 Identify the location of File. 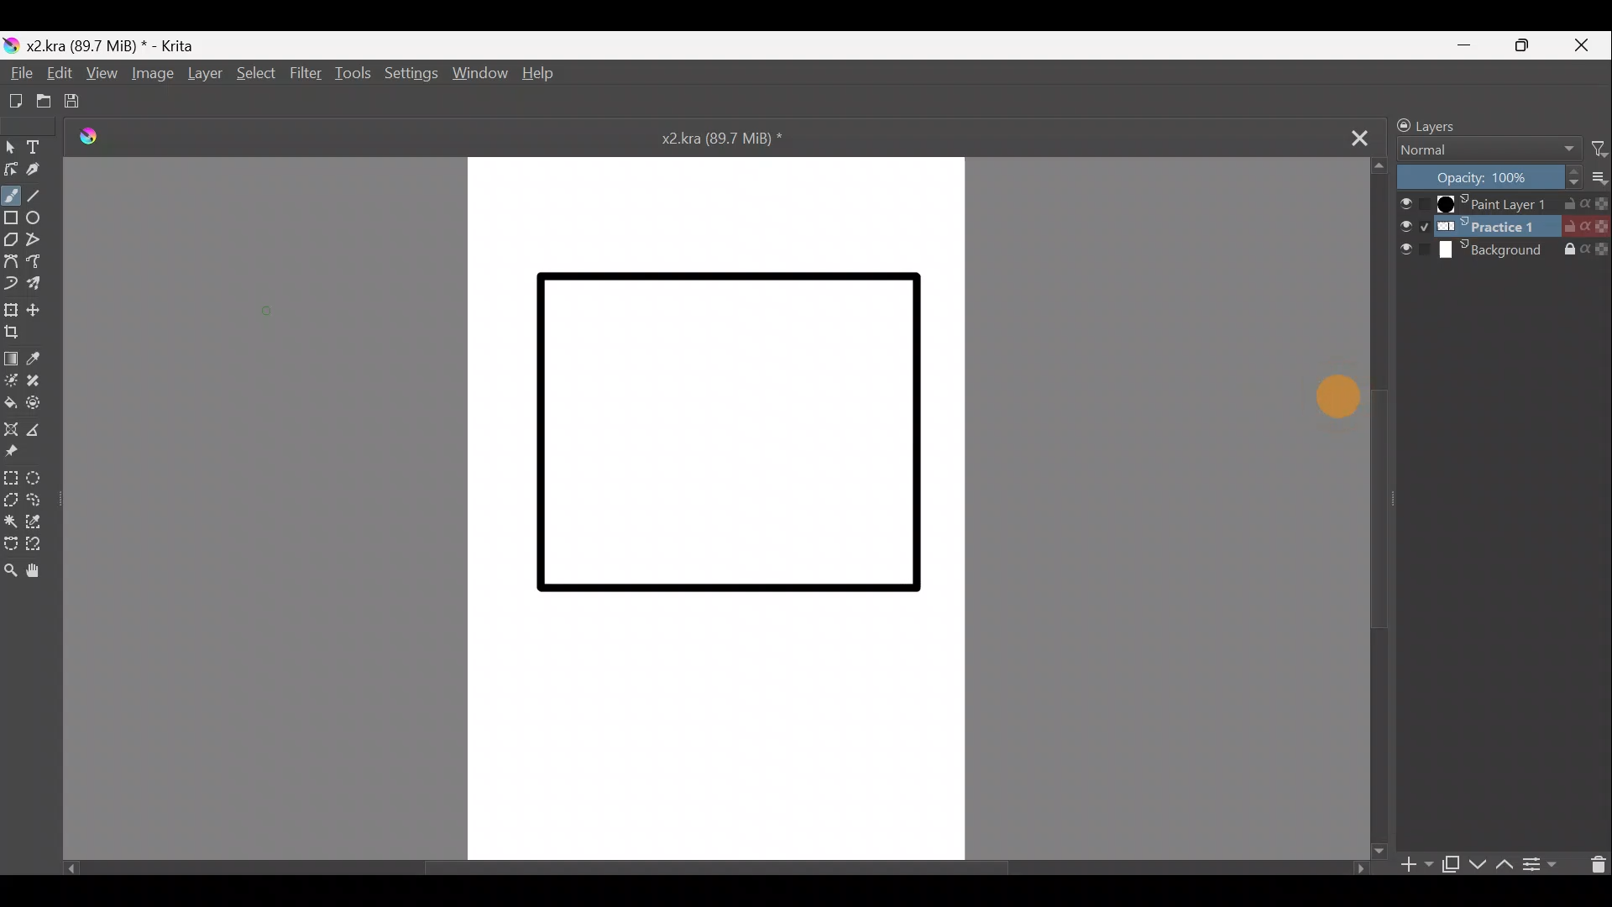
(16, 73).